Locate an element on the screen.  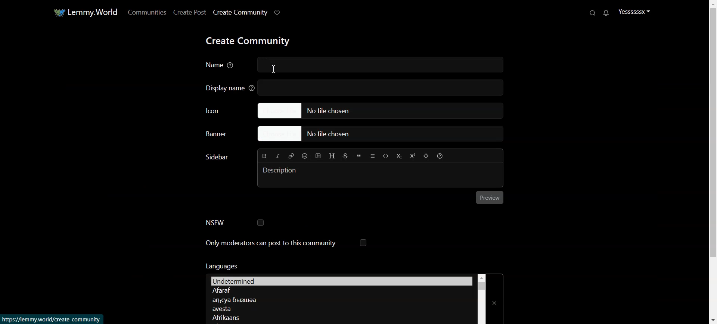
Vertical scroll bar is located at coordinates (481, 299).